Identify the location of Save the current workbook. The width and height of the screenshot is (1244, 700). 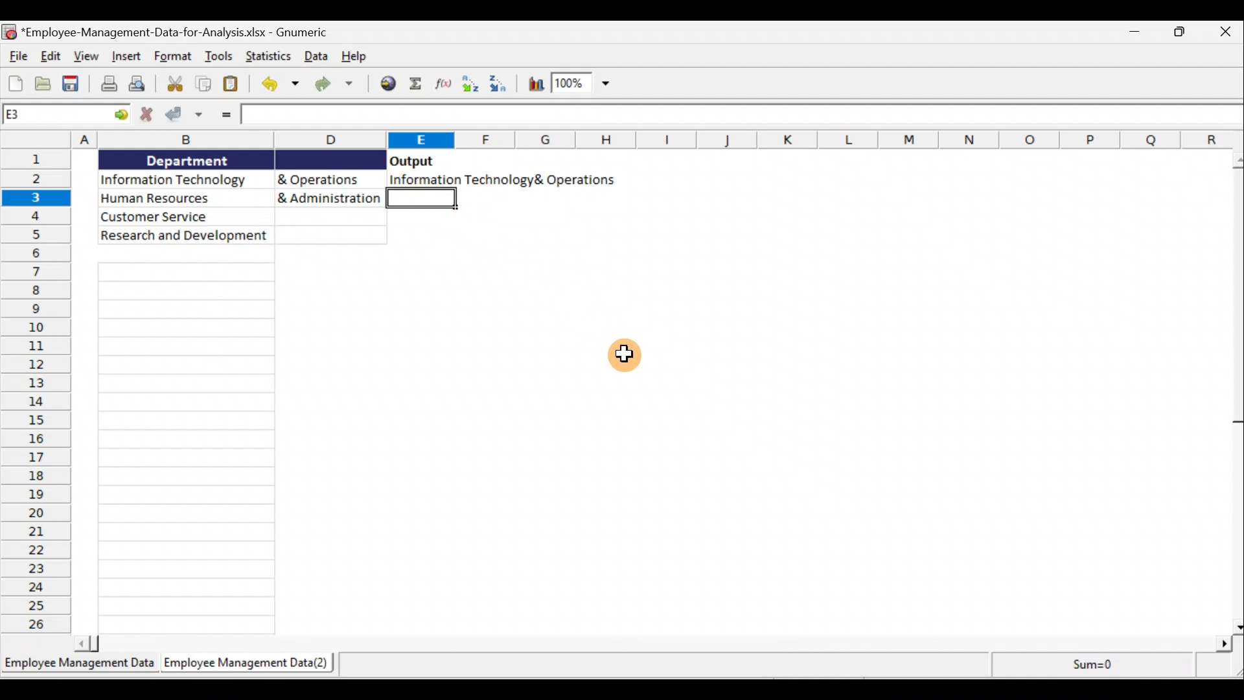
(73, 84).